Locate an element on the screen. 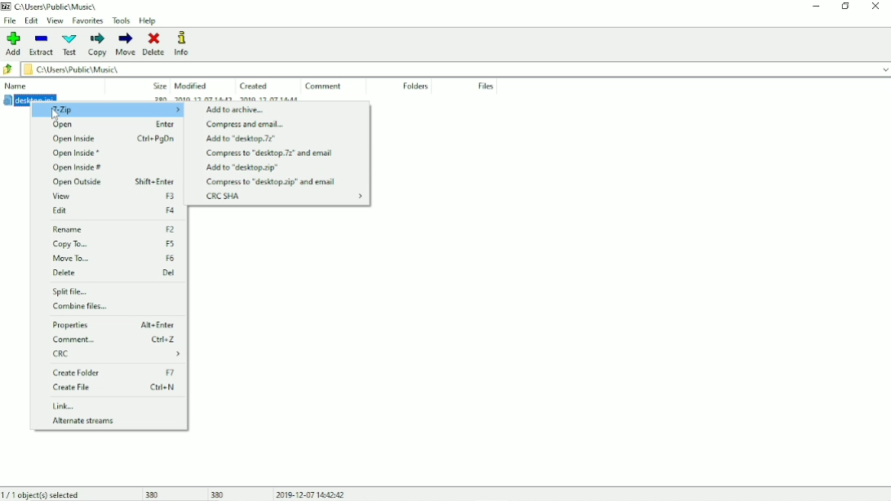  Files is located at coordinates (486, 86).